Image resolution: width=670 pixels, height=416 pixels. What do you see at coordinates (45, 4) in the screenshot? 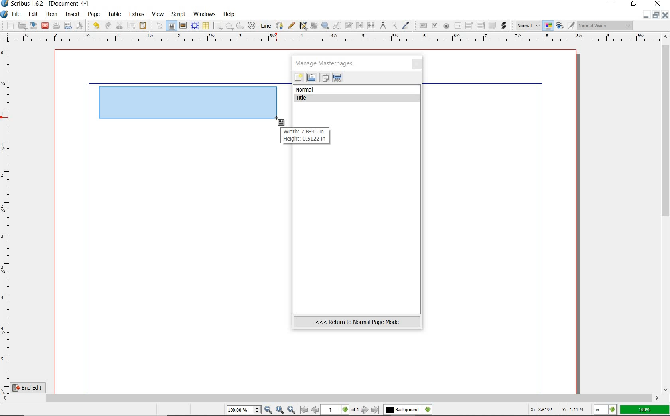
I see `Scribus 1.6.2 - [Document-4*]` at bounding box center [45, 4].